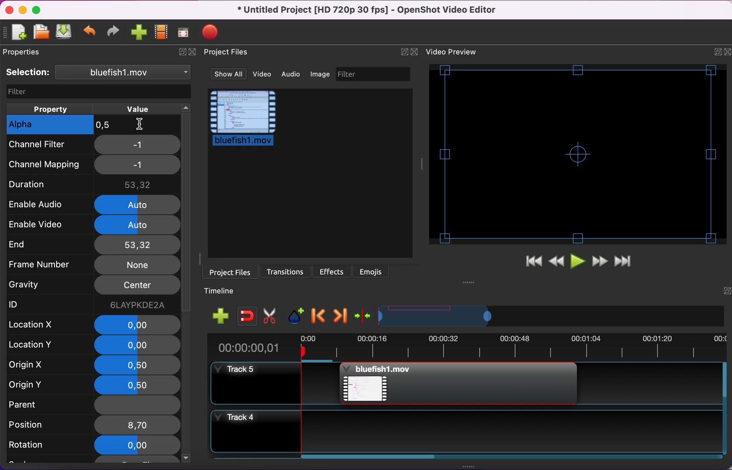 The height and width of the screenshot is (470, 732). What do you see at coordinates (43, 287) in the screenshot?
I see `gravity` at bounding box center [43, 287].